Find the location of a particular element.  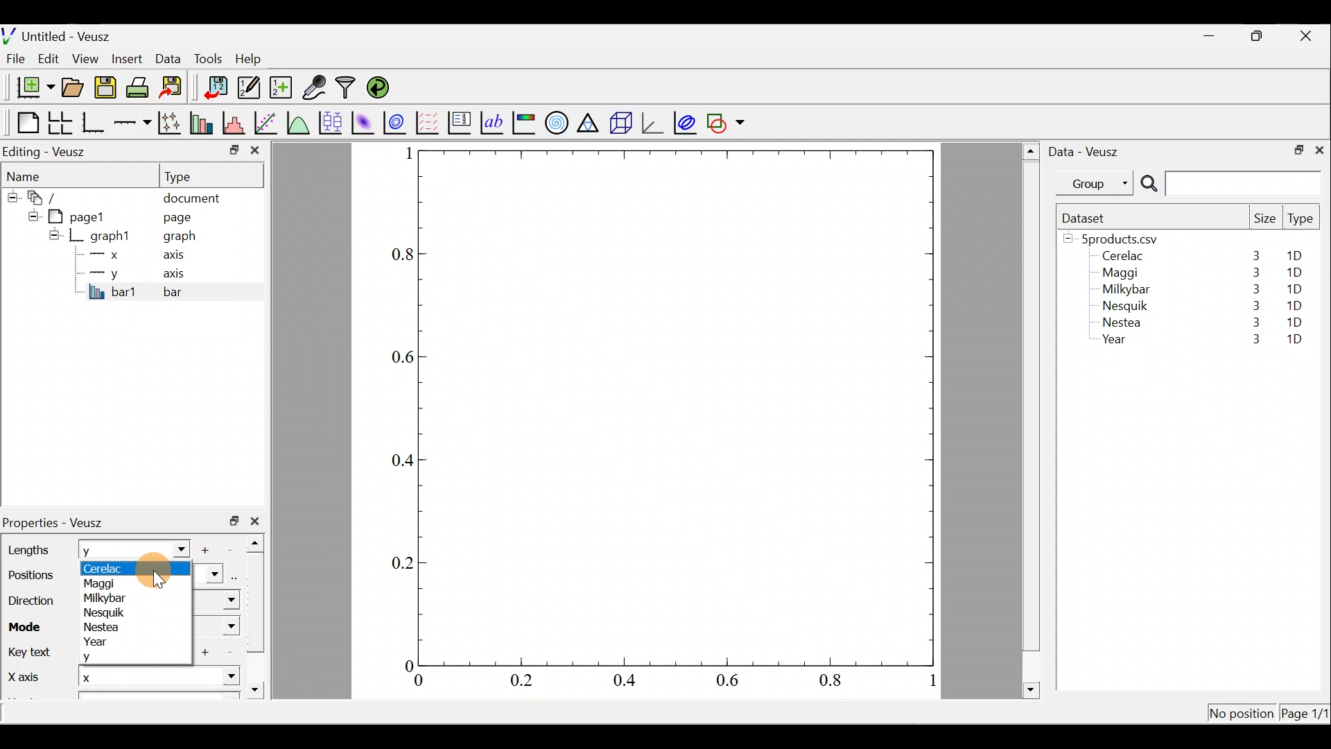

Maggi is located at coordinates (107, 583).